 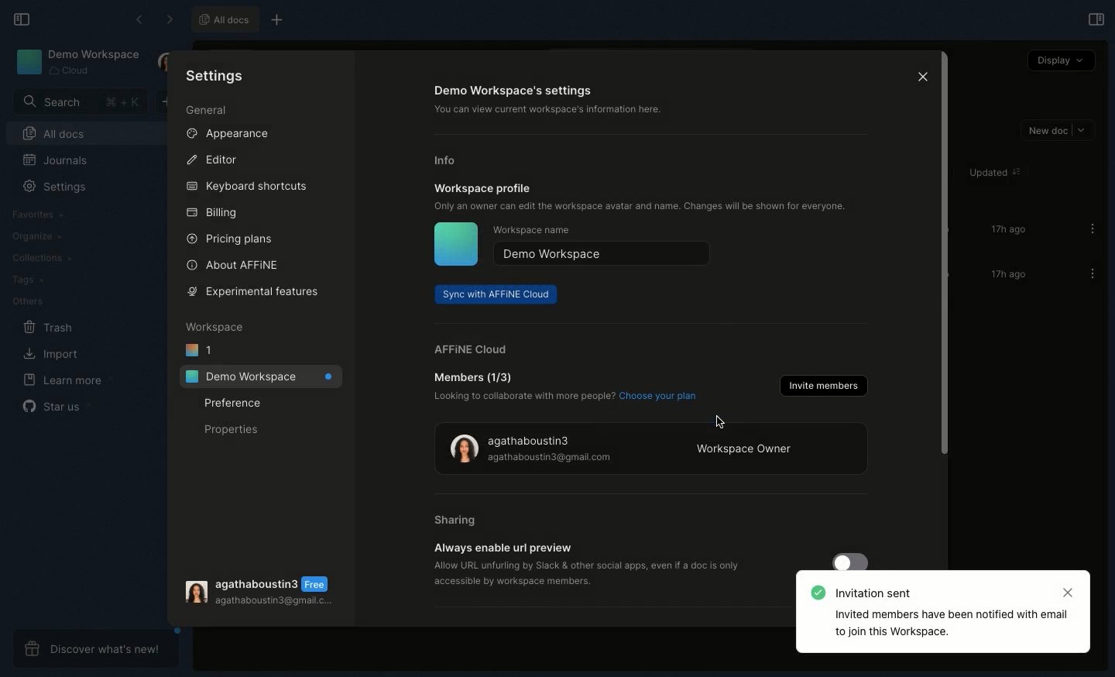 What do you see at coordinates (259, 590) in the screenshot?
I see `User` at bounding box center [259, 590].